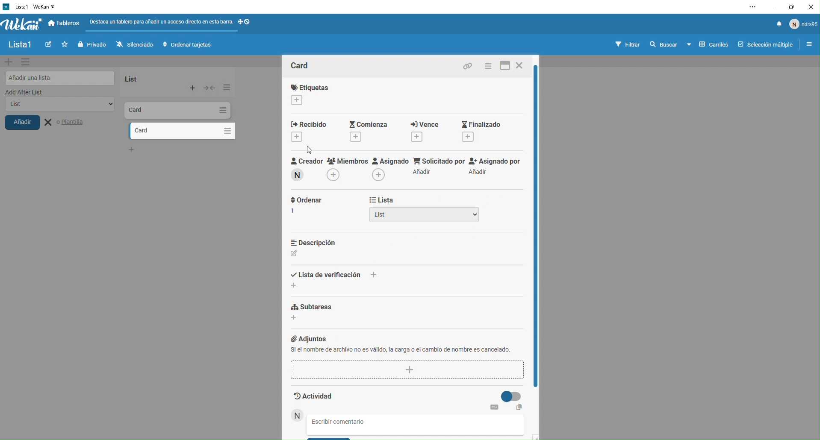  What do you see at coordinates (63, 44) in the screenshot?
I see `Favorites` at bounding box center [63, 44].